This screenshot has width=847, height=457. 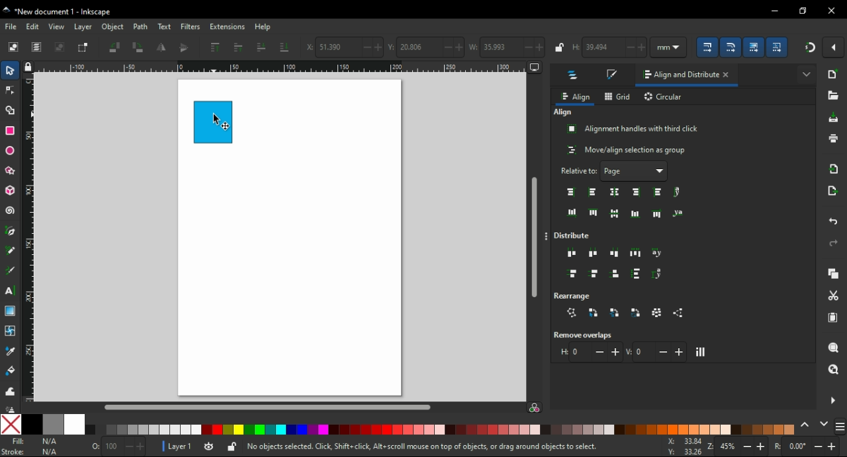 I want to click on undo, so click(x=834, y=223).